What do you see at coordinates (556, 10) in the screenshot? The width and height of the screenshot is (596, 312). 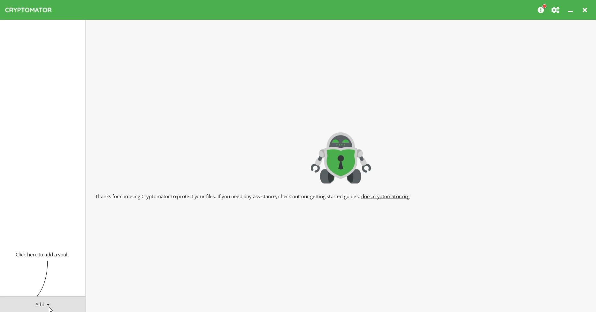 I see `Preferences` at bounding box center [556, 10].